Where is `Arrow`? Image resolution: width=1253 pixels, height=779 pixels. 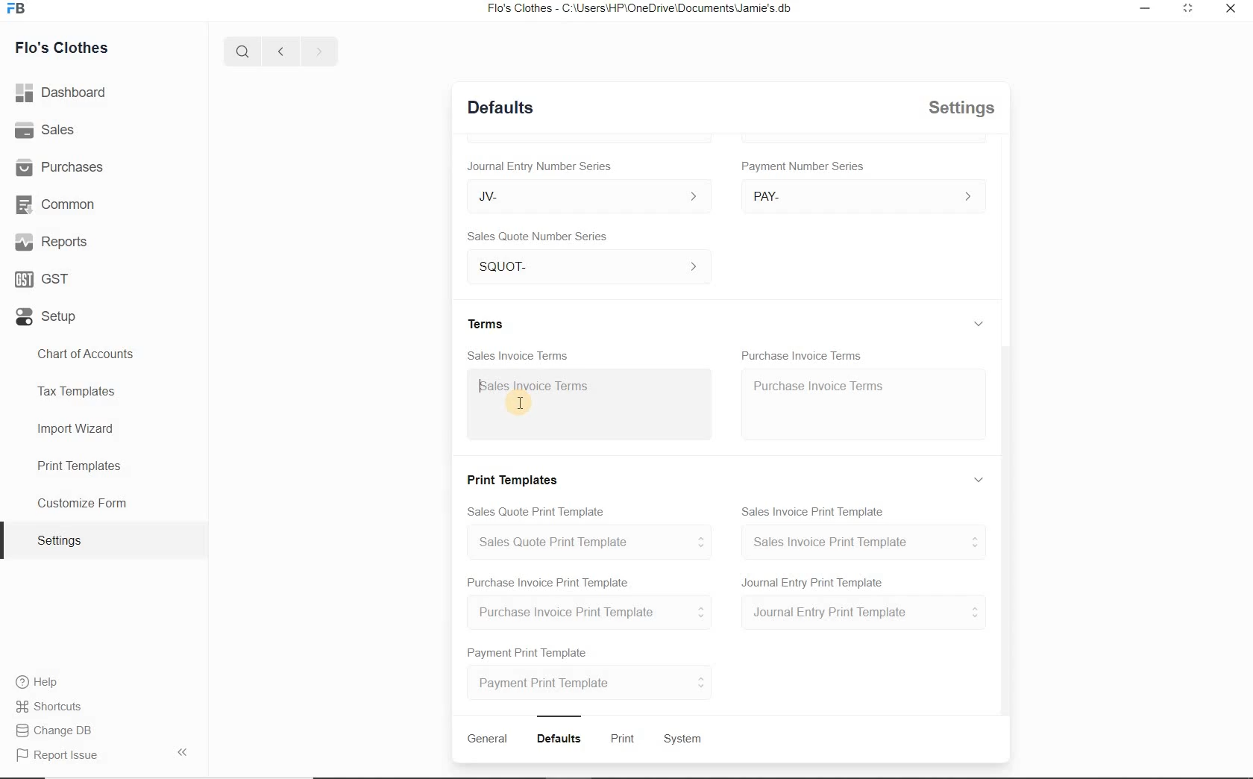 Arrow is located at coordinates (186, 751).